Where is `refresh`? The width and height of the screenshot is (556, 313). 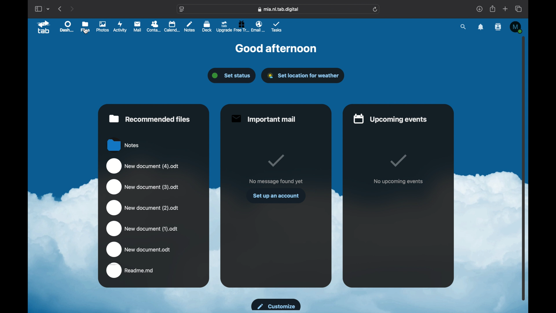
refresh is located at coordinates (375, 9).